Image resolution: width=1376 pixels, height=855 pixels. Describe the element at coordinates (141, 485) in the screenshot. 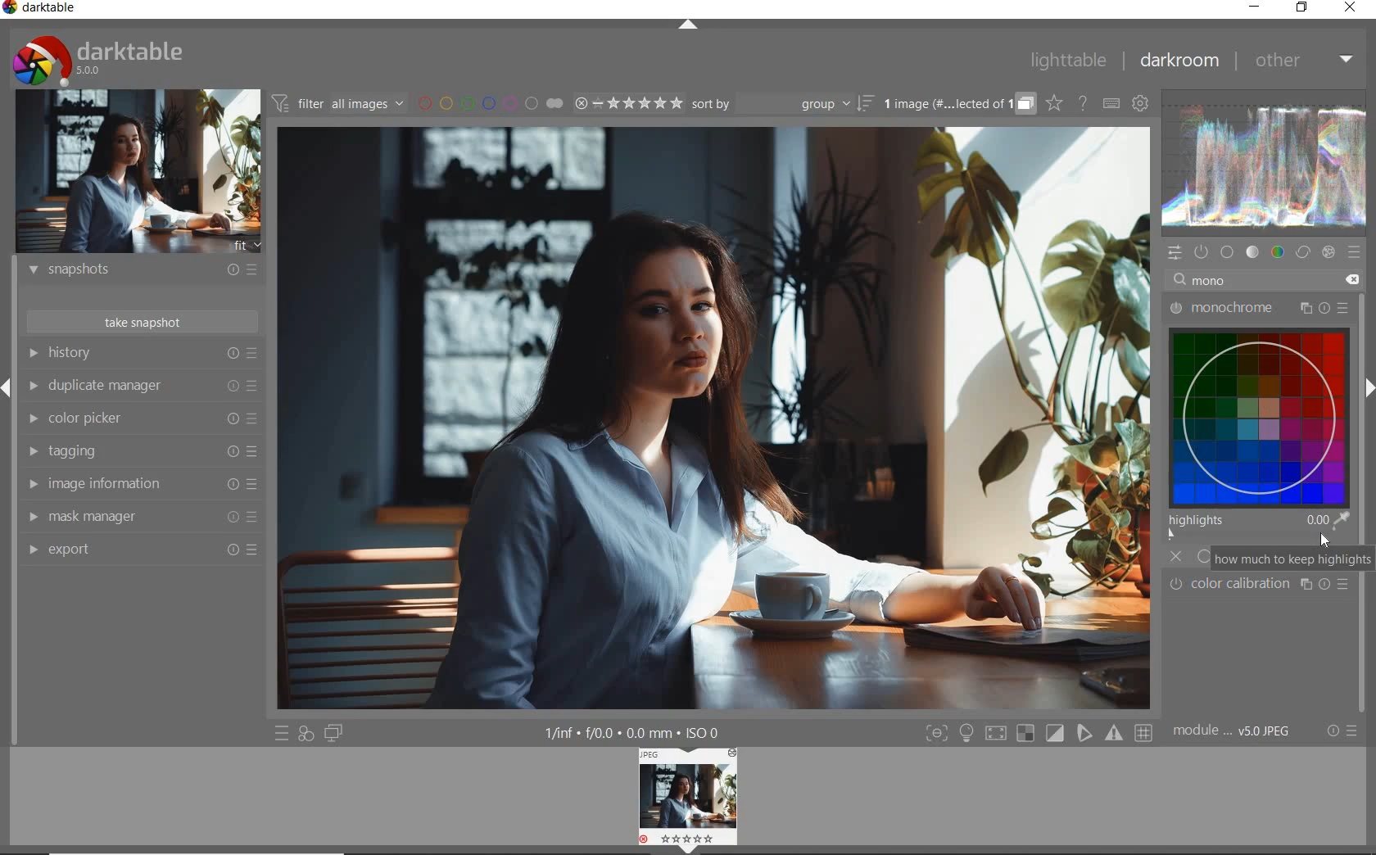

I see `image information` at that location.